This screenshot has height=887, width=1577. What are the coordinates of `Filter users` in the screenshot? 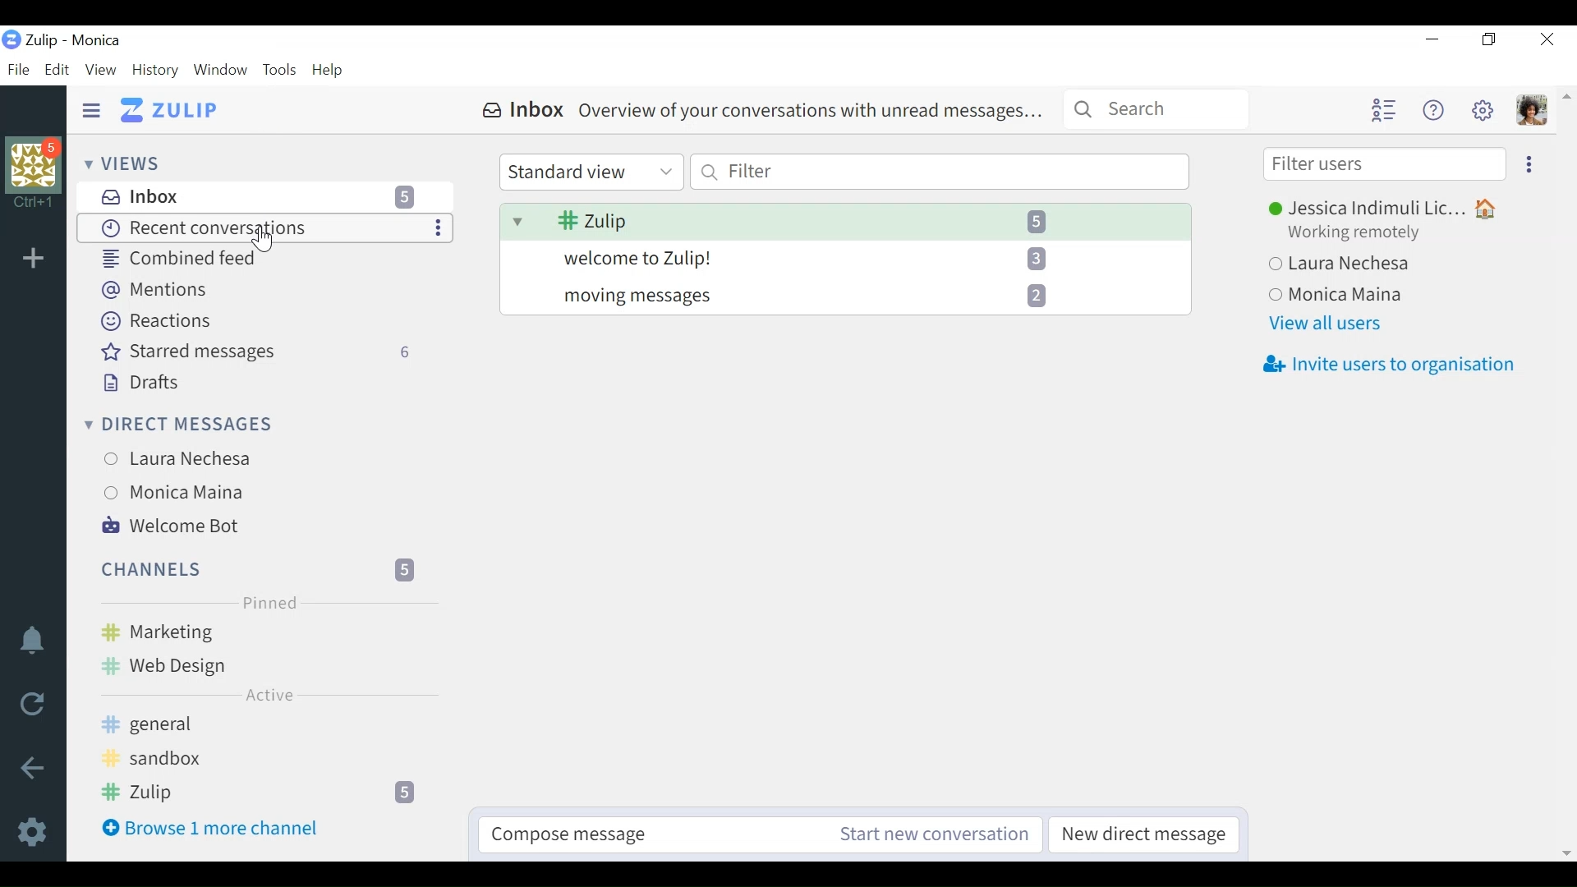 It's located at (1386, 163).